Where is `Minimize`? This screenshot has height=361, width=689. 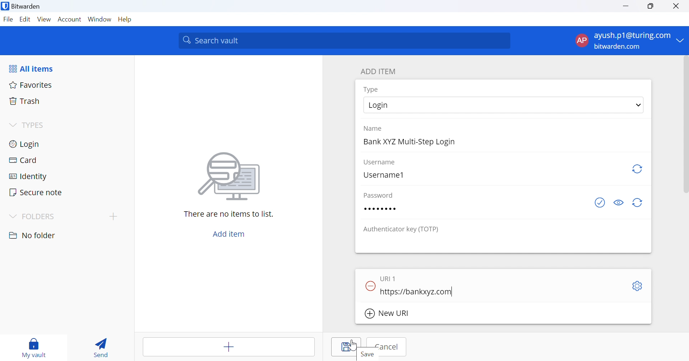
Minimize is located at coordinates (625, 7).